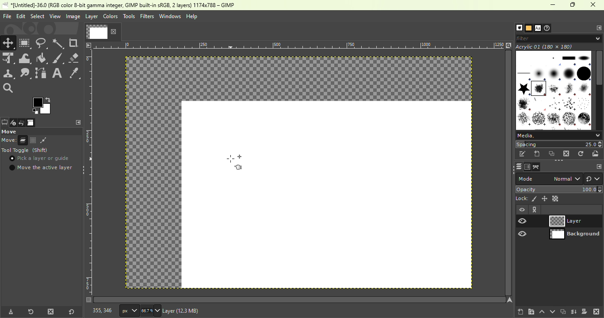 The width and height of the screenshot is (604, 318). I want to click on Configure this tab, so click(596, 166).